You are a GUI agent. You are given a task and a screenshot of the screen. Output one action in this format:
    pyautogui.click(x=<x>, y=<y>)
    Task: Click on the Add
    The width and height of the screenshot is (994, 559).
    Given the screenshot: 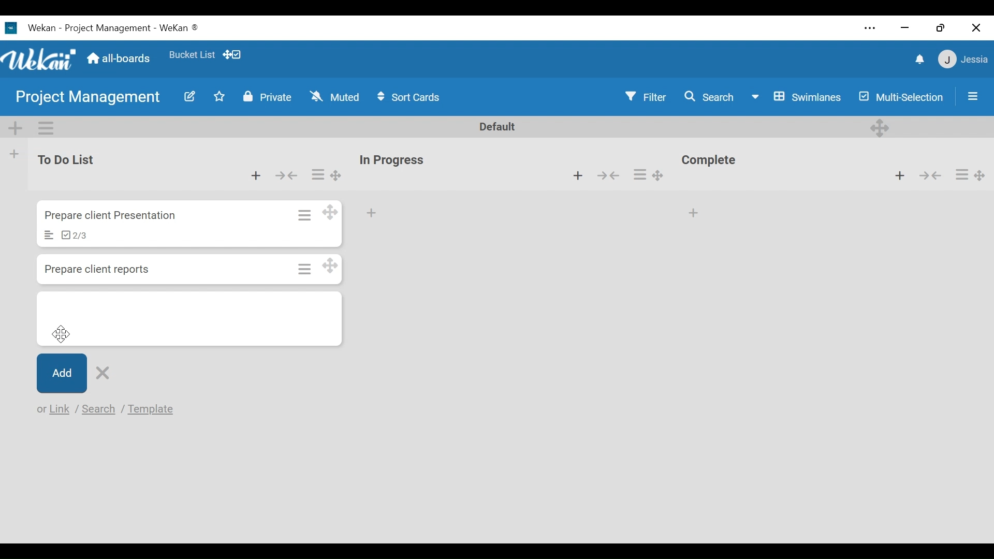 What is the action you would take?
    pyautogui.click(x=61, y=374)
    